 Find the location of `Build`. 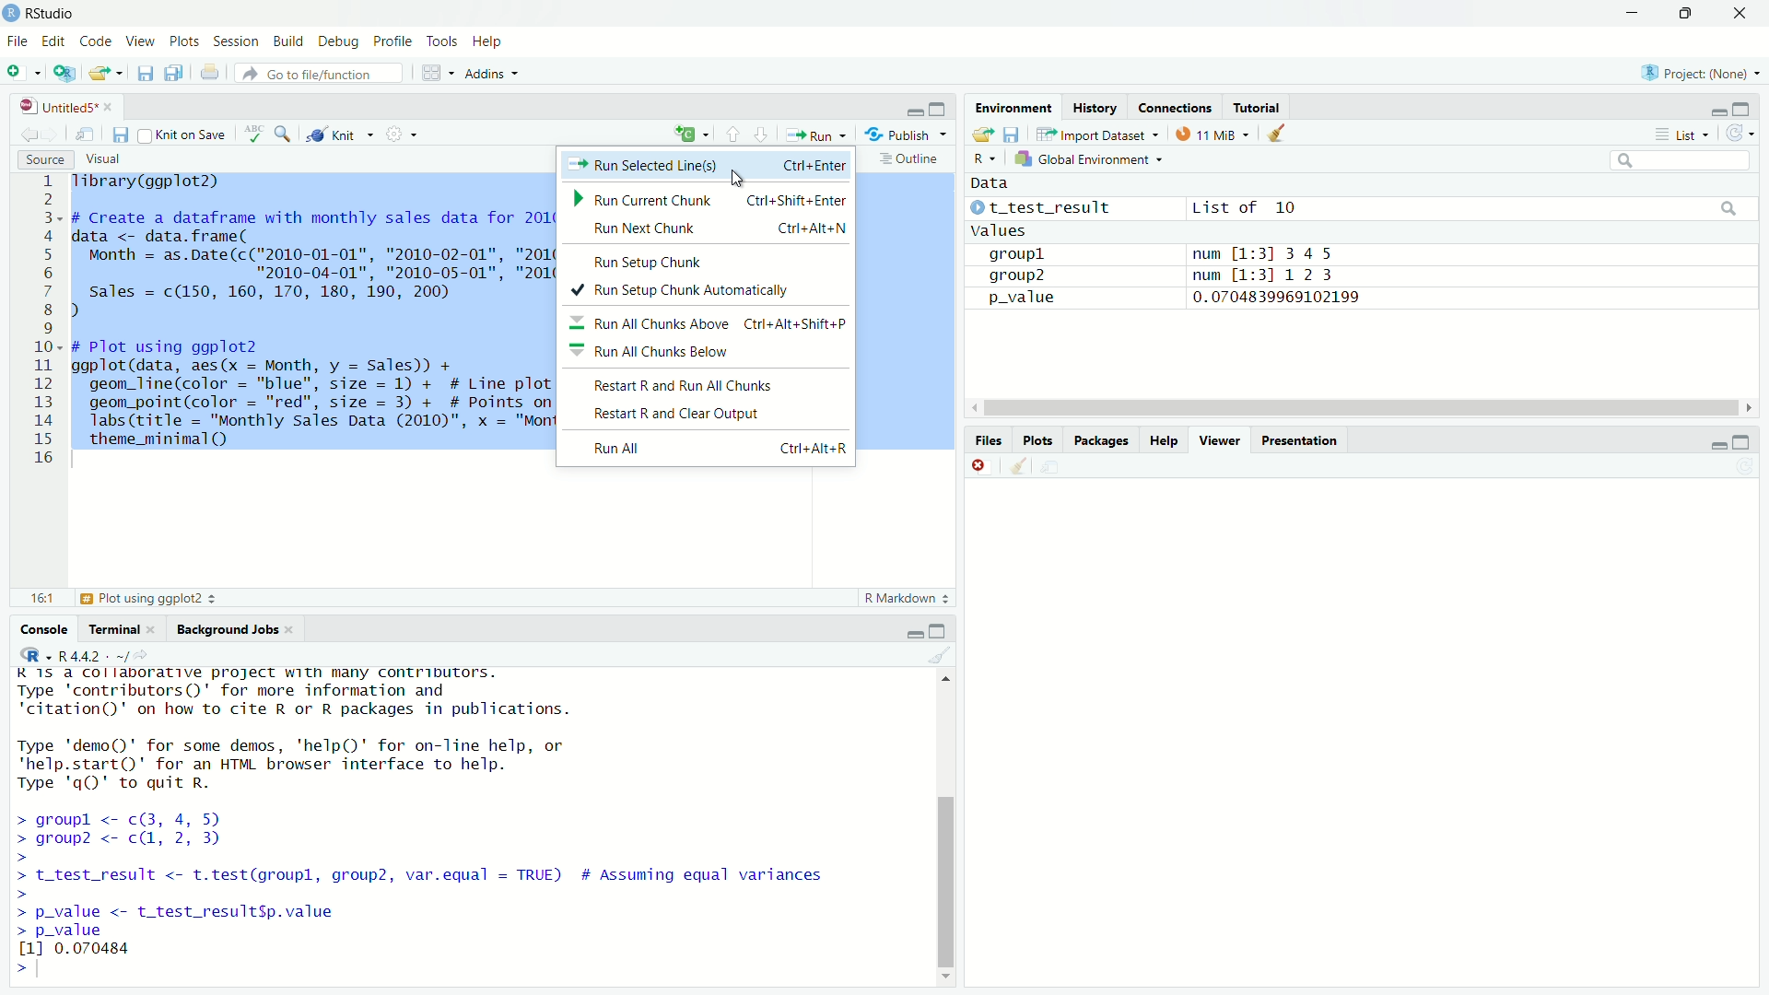

Build is located at coordinates (287, 38).